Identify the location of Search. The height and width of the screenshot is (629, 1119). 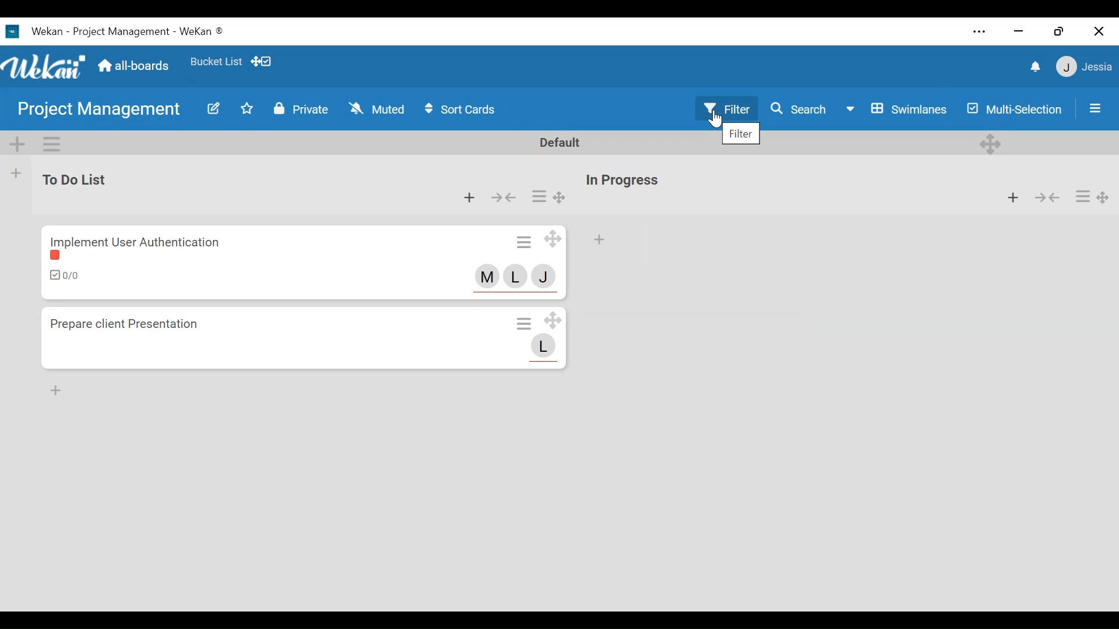
(800, 109).